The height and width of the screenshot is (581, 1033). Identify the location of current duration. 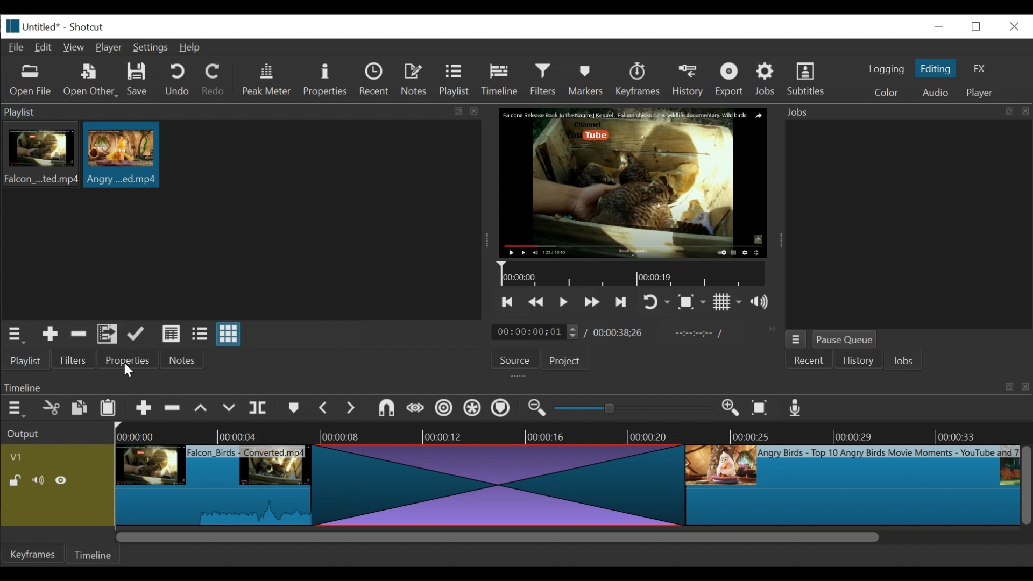
(536, 332).